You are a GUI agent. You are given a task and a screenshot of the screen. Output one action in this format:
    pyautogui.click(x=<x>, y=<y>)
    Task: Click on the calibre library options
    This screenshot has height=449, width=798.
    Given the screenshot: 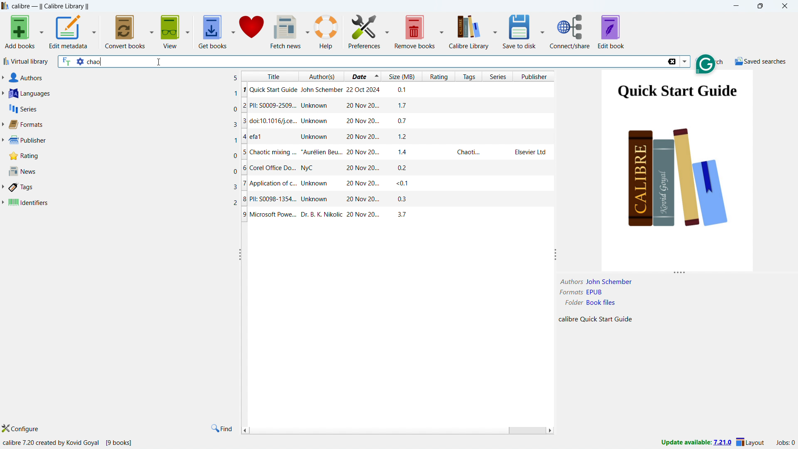 What is the action you would take?
    pyautogui.click(x=495, y=31)
    